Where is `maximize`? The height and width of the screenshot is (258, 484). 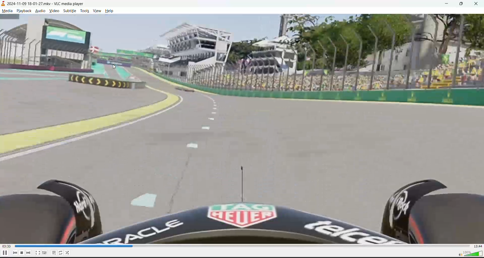
maximize is located at coordinates (462, 4).